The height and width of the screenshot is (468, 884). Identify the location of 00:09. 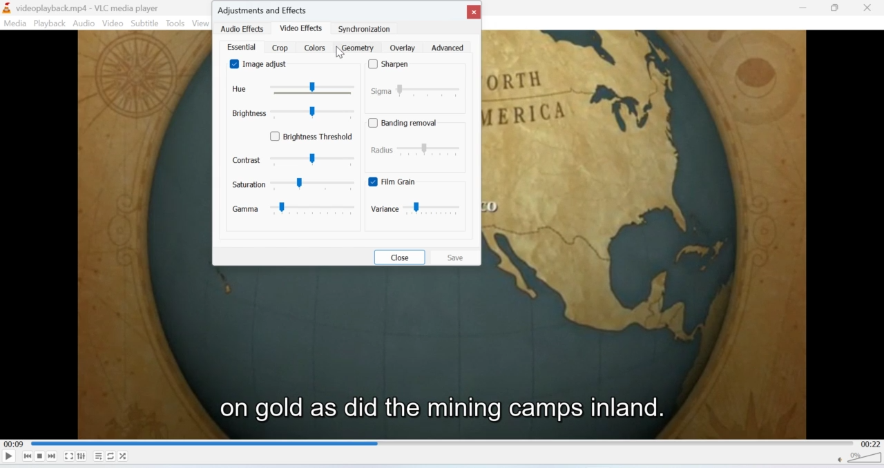
(12, 445).